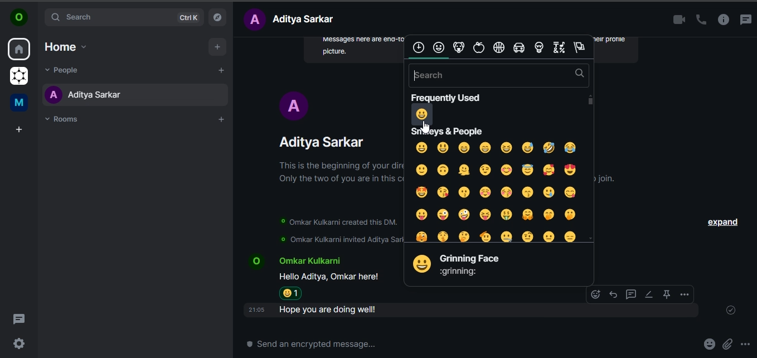  I want to click on Avatar, so click(294, 105).